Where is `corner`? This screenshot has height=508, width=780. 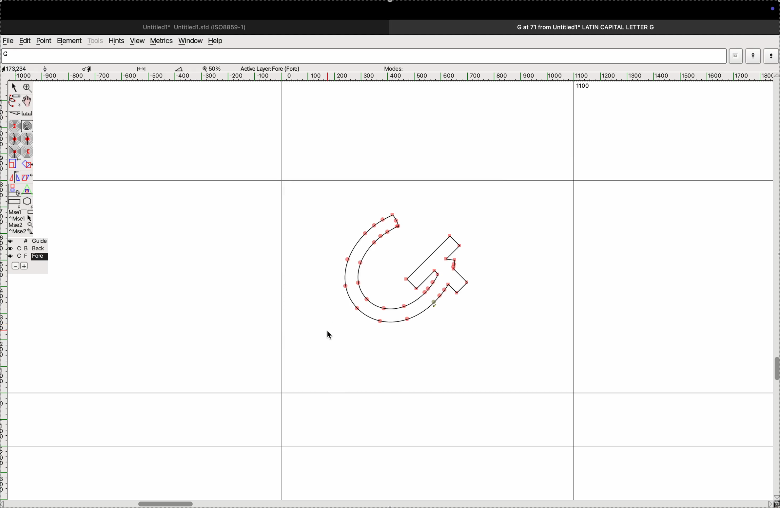 corner is located at coordinates (15, 151).